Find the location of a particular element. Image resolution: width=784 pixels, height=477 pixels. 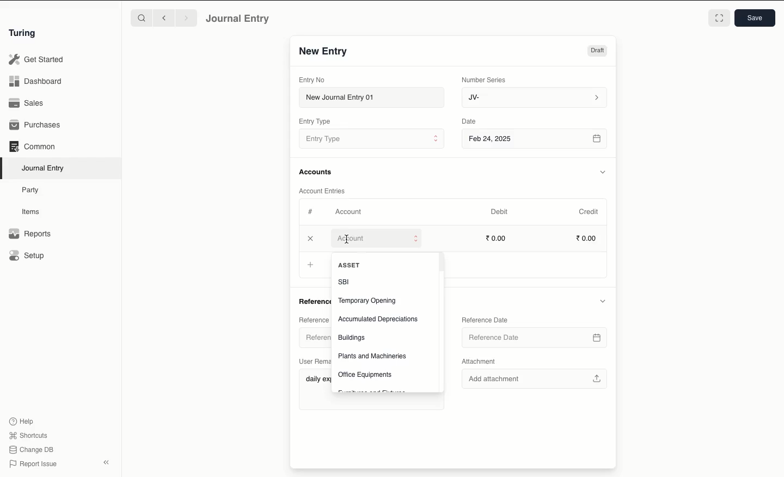

Credit is located at coordinates (590, 212).